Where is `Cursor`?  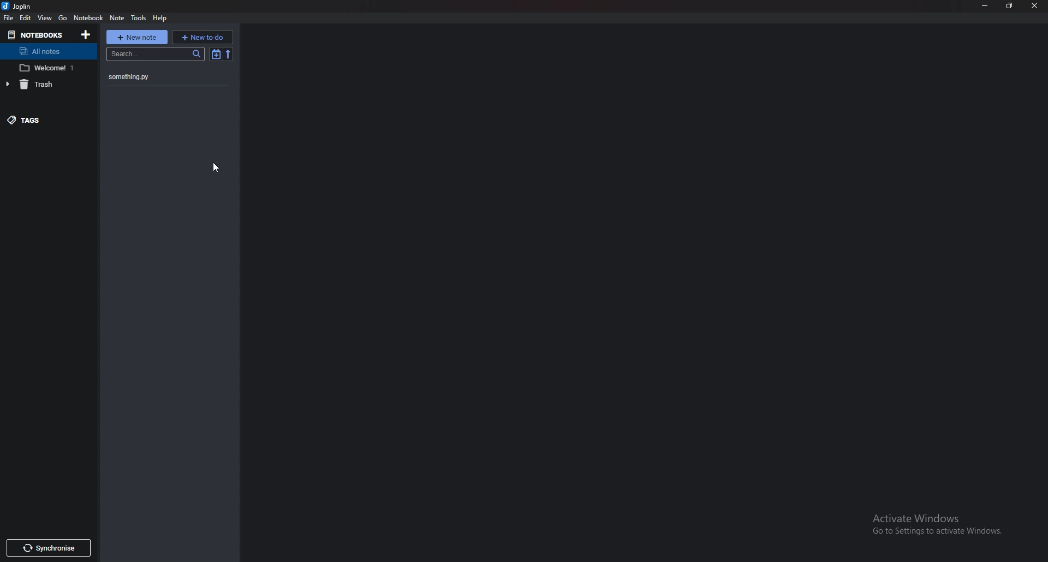 Cursor is located at coordinates (215, 166).